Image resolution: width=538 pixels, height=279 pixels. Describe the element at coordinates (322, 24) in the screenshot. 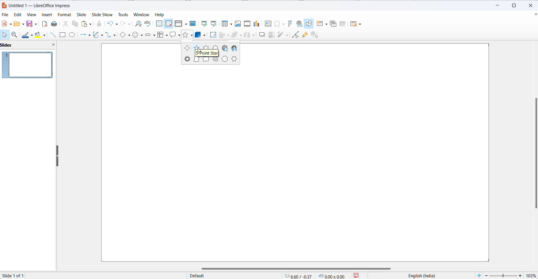

I see `NEW SLIDE` at that location.